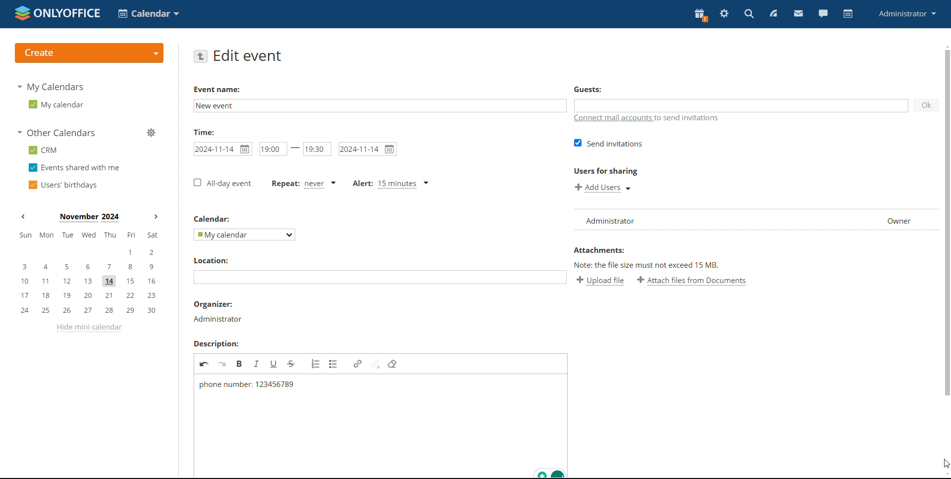  Describe the element at coordinates (155, 217) in the screenshot. I see `next months` at that location.